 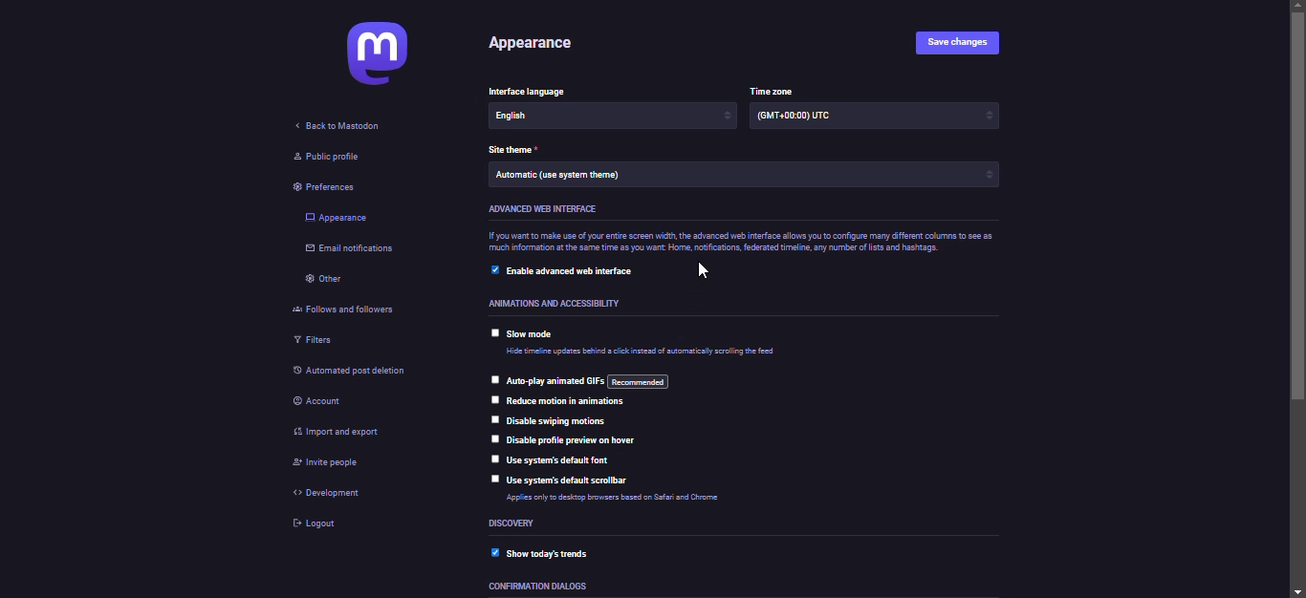 I want to click on enabled, so click(x=490, y=553).